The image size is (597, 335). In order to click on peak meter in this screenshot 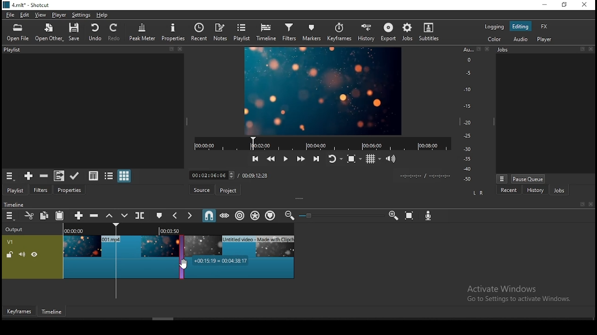, I will do `click(143, 32)`.